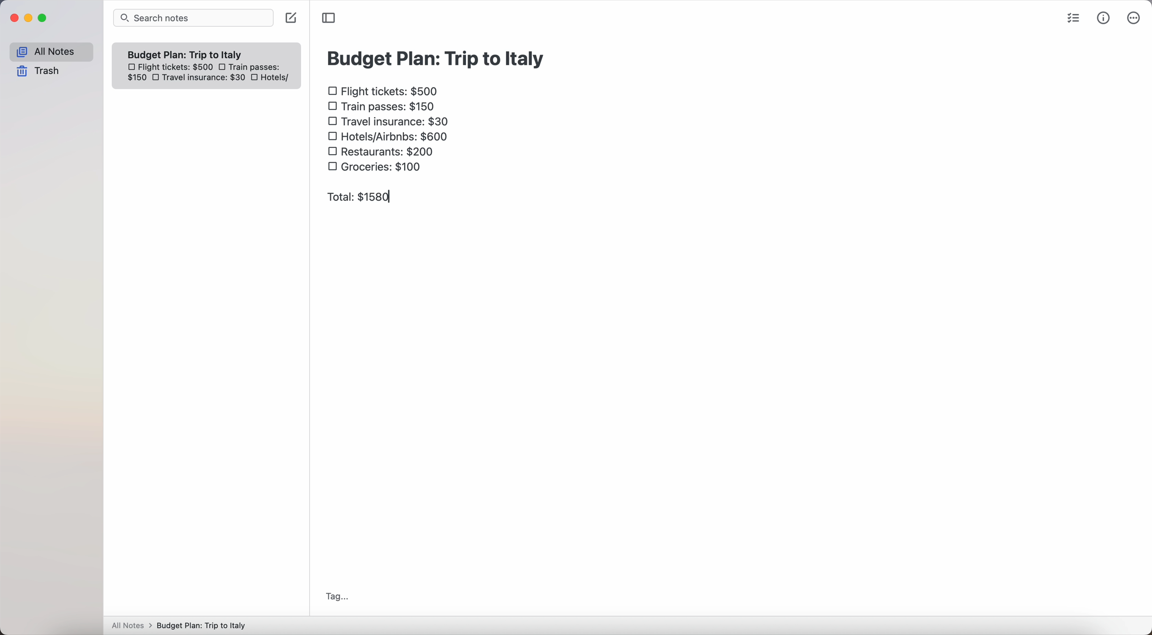  I want to click on hotels, so click(280, 78).